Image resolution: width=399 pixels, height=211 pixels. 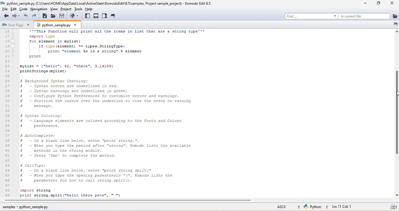 I want to click on syntax checking, so click(x=393, y=206).